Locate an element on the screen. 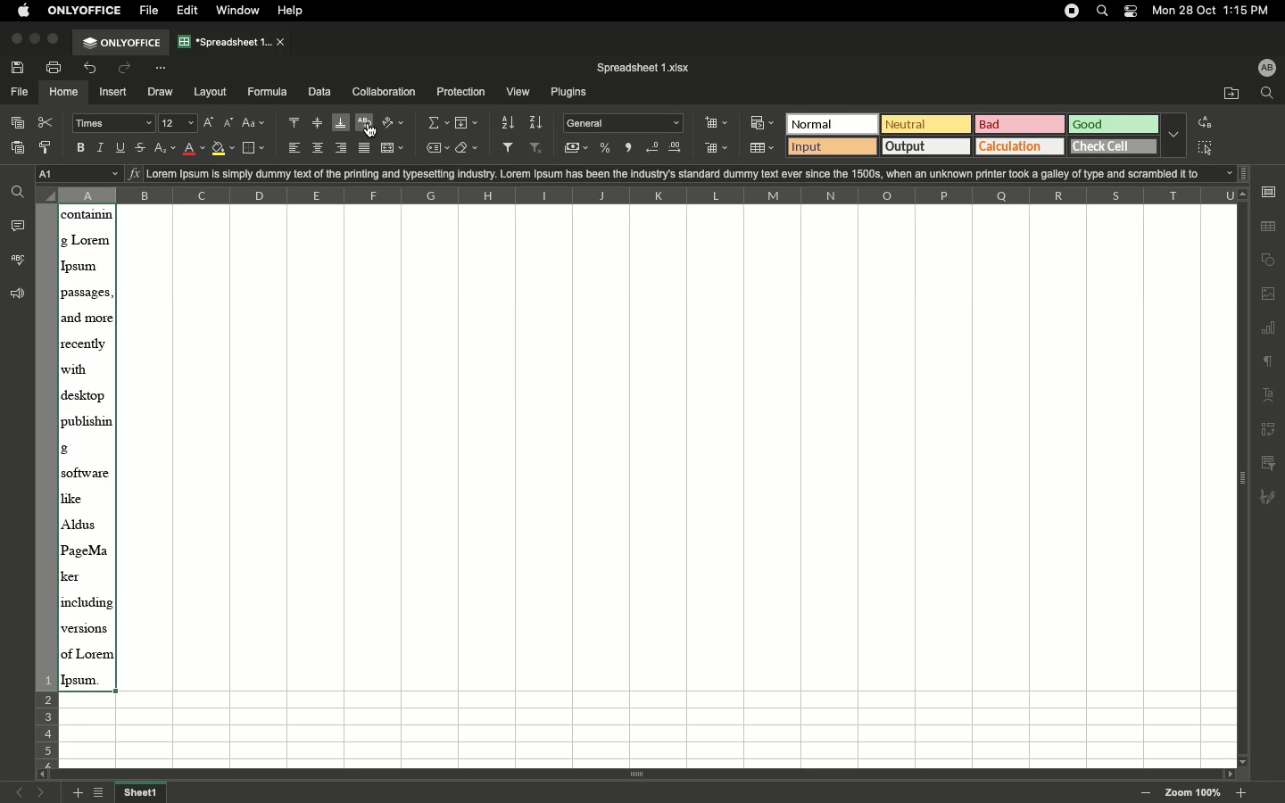  Align bottom is located at coordinates (342, 124).